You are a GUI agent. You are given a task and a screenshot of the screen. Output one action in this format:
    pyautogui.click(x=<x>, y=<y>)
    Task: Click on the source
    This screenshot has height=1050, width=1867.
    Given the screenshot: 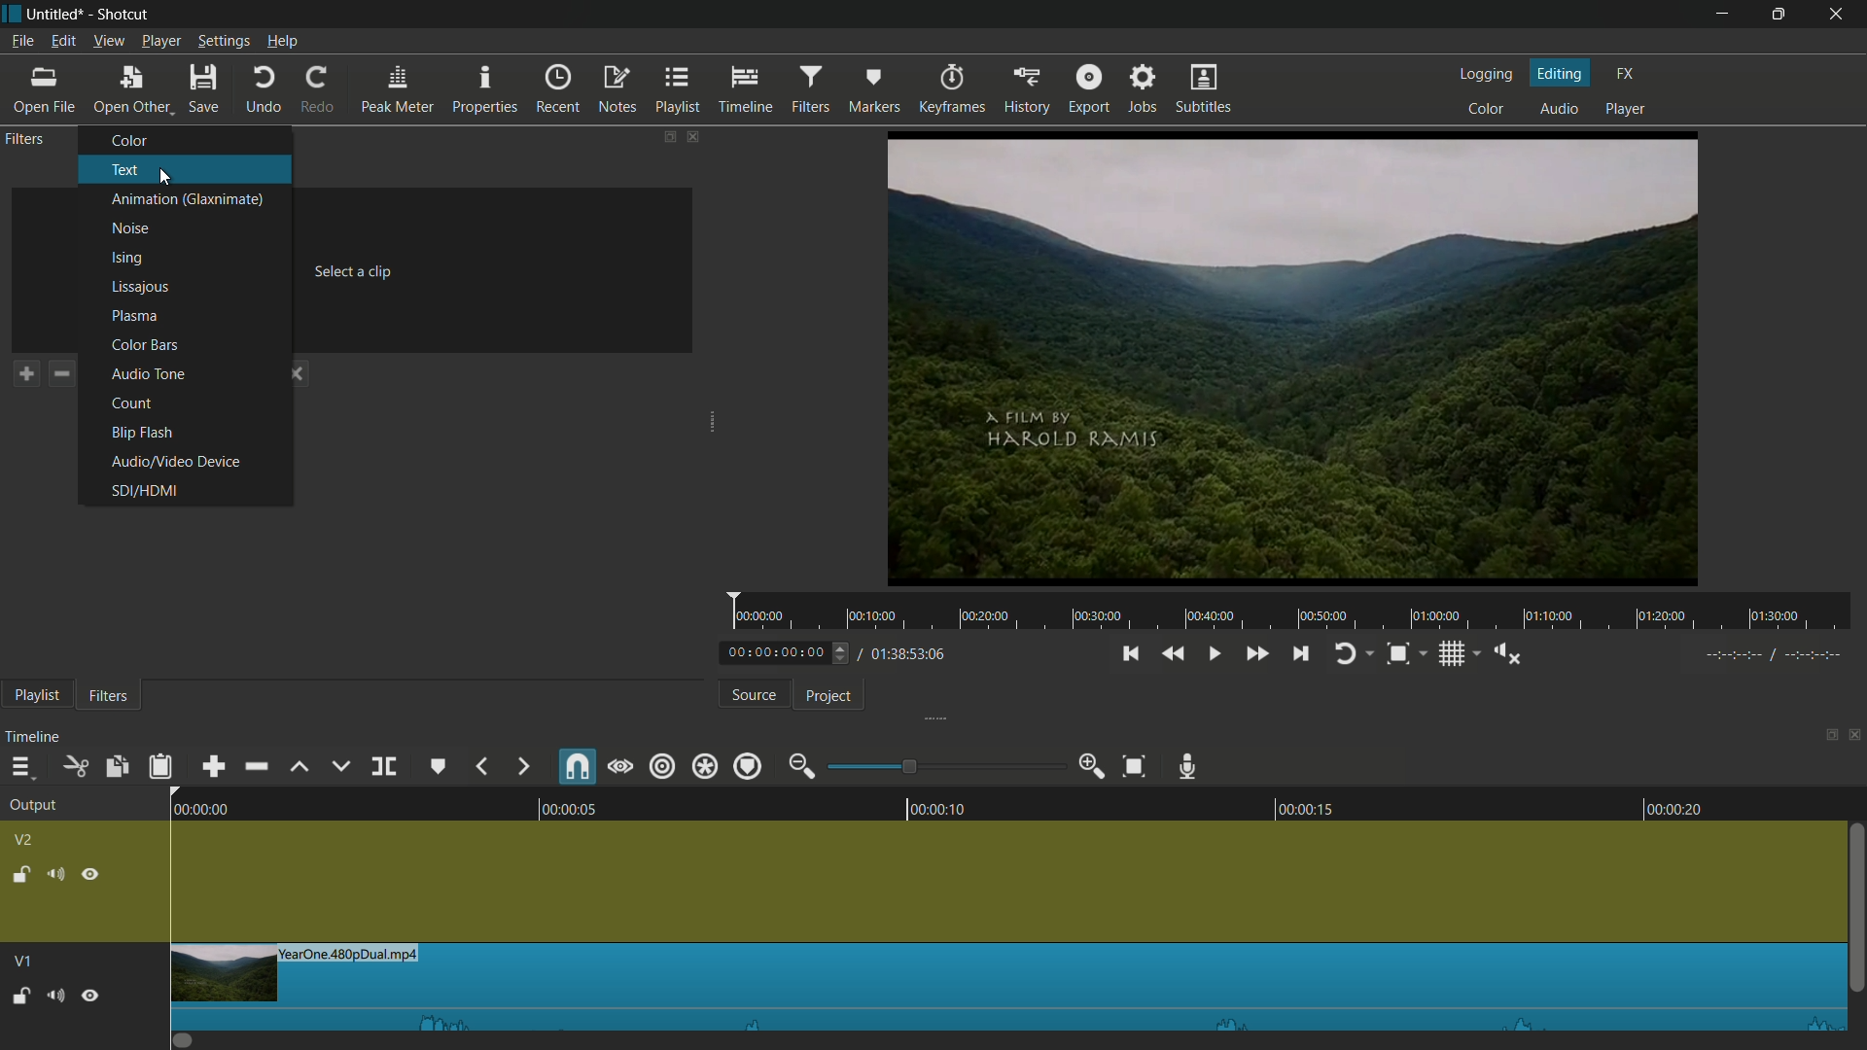 What is the action you would take?
    pyautogui.click(x=755, y=695)
    